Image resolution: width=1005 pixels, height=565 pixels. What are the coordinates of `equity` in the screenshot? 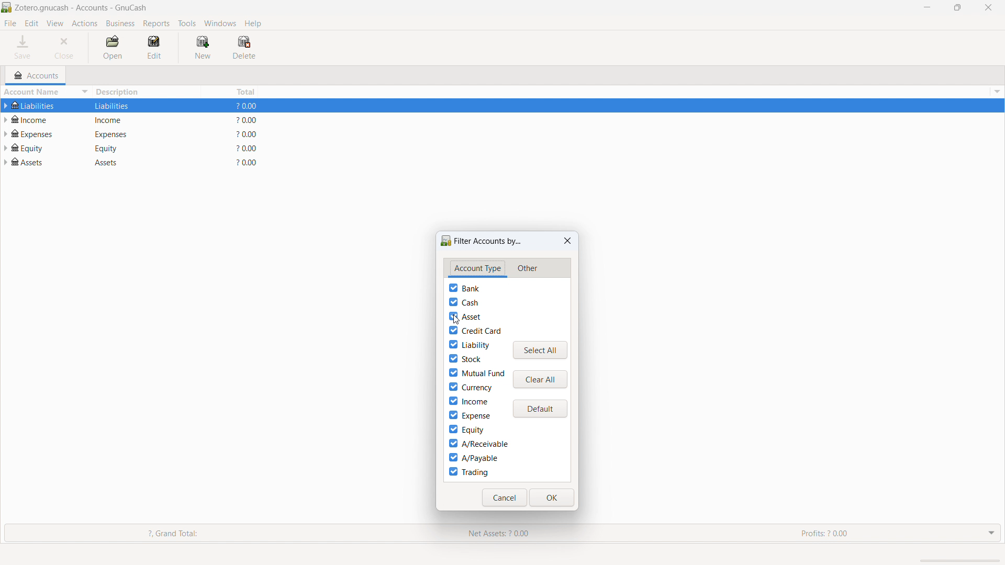 It's located at (36, 147).